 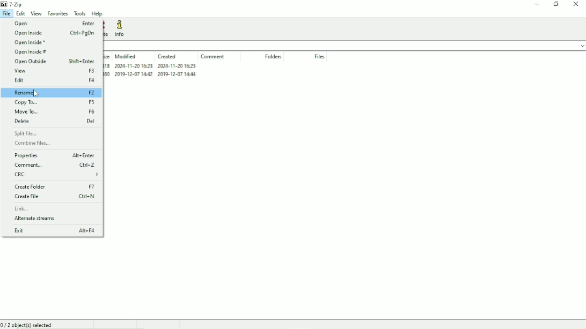 I want to click on Properties, so click(x=54, y=156).